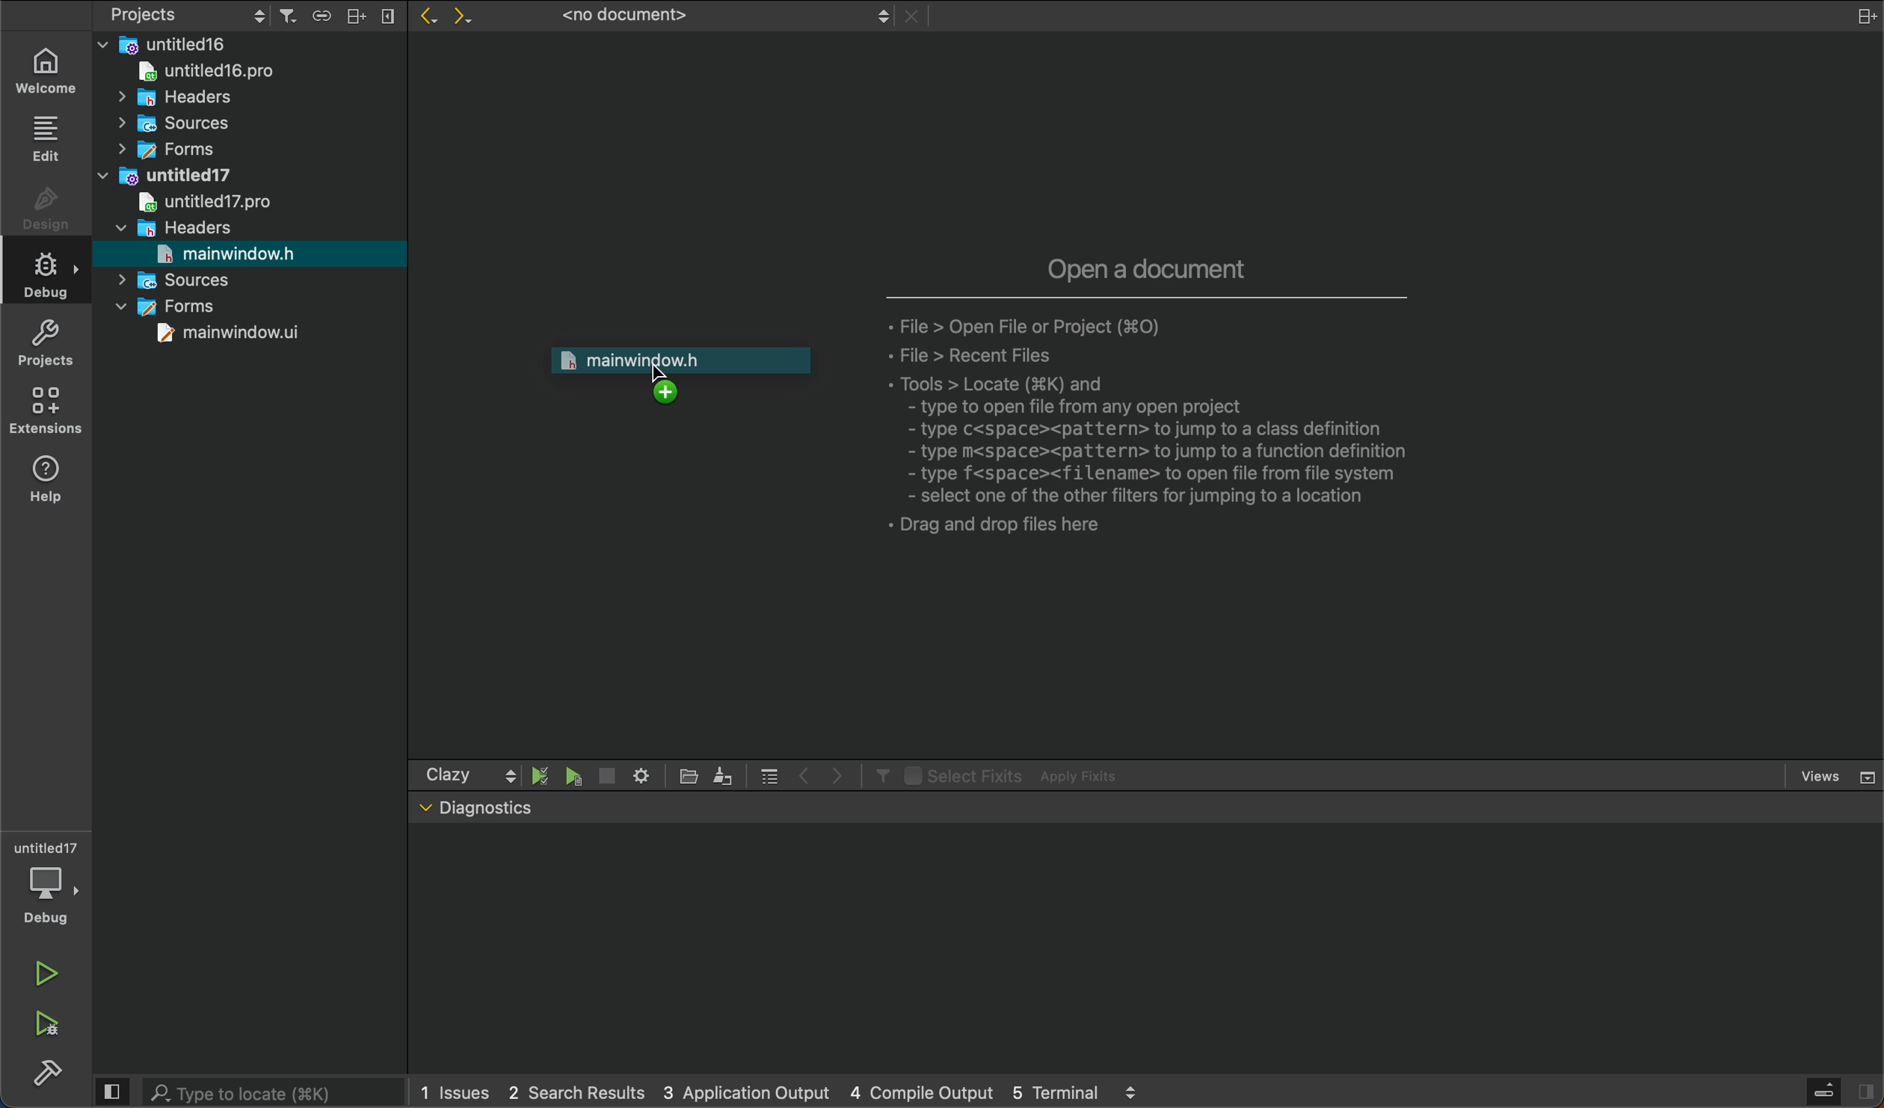  What do you see at coordinates (174, 227) in the screenshot?
I see `Headers` at bounding box center [174, 227].